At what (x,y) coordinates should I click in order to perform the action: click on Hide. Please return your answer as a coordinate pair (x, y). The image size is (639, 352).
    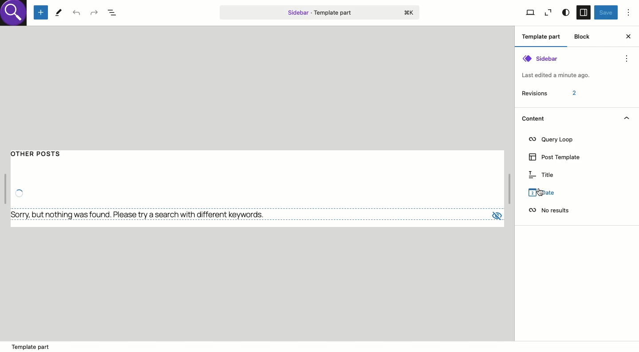
    Looking at the image, I should click on (626, 118).